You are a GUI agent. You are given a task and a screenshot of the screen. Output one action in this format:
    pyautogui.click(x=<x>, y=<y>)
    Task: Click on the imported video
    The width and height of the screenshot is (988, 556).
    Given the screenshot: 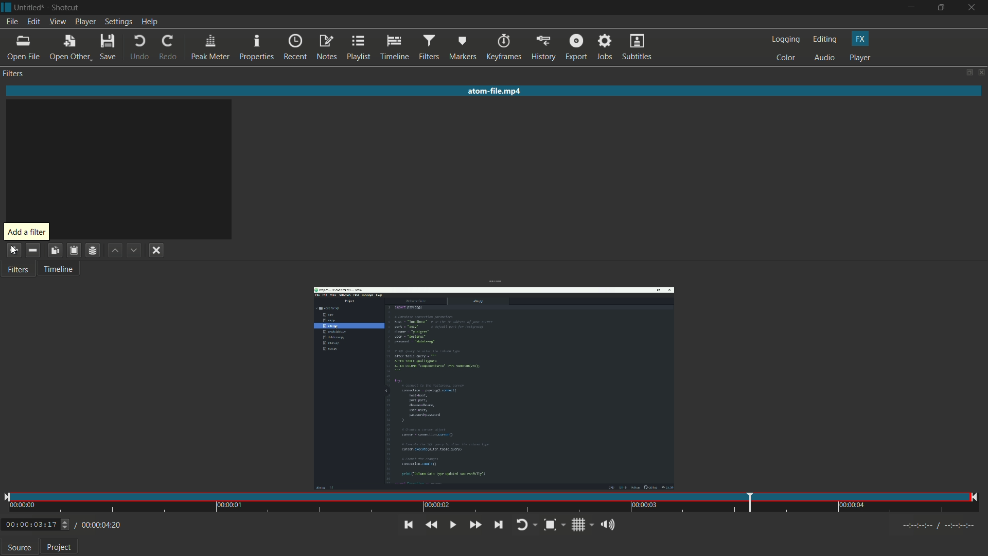 What is the action you would take?
    pyautogui.click(x=495, y=388)
    